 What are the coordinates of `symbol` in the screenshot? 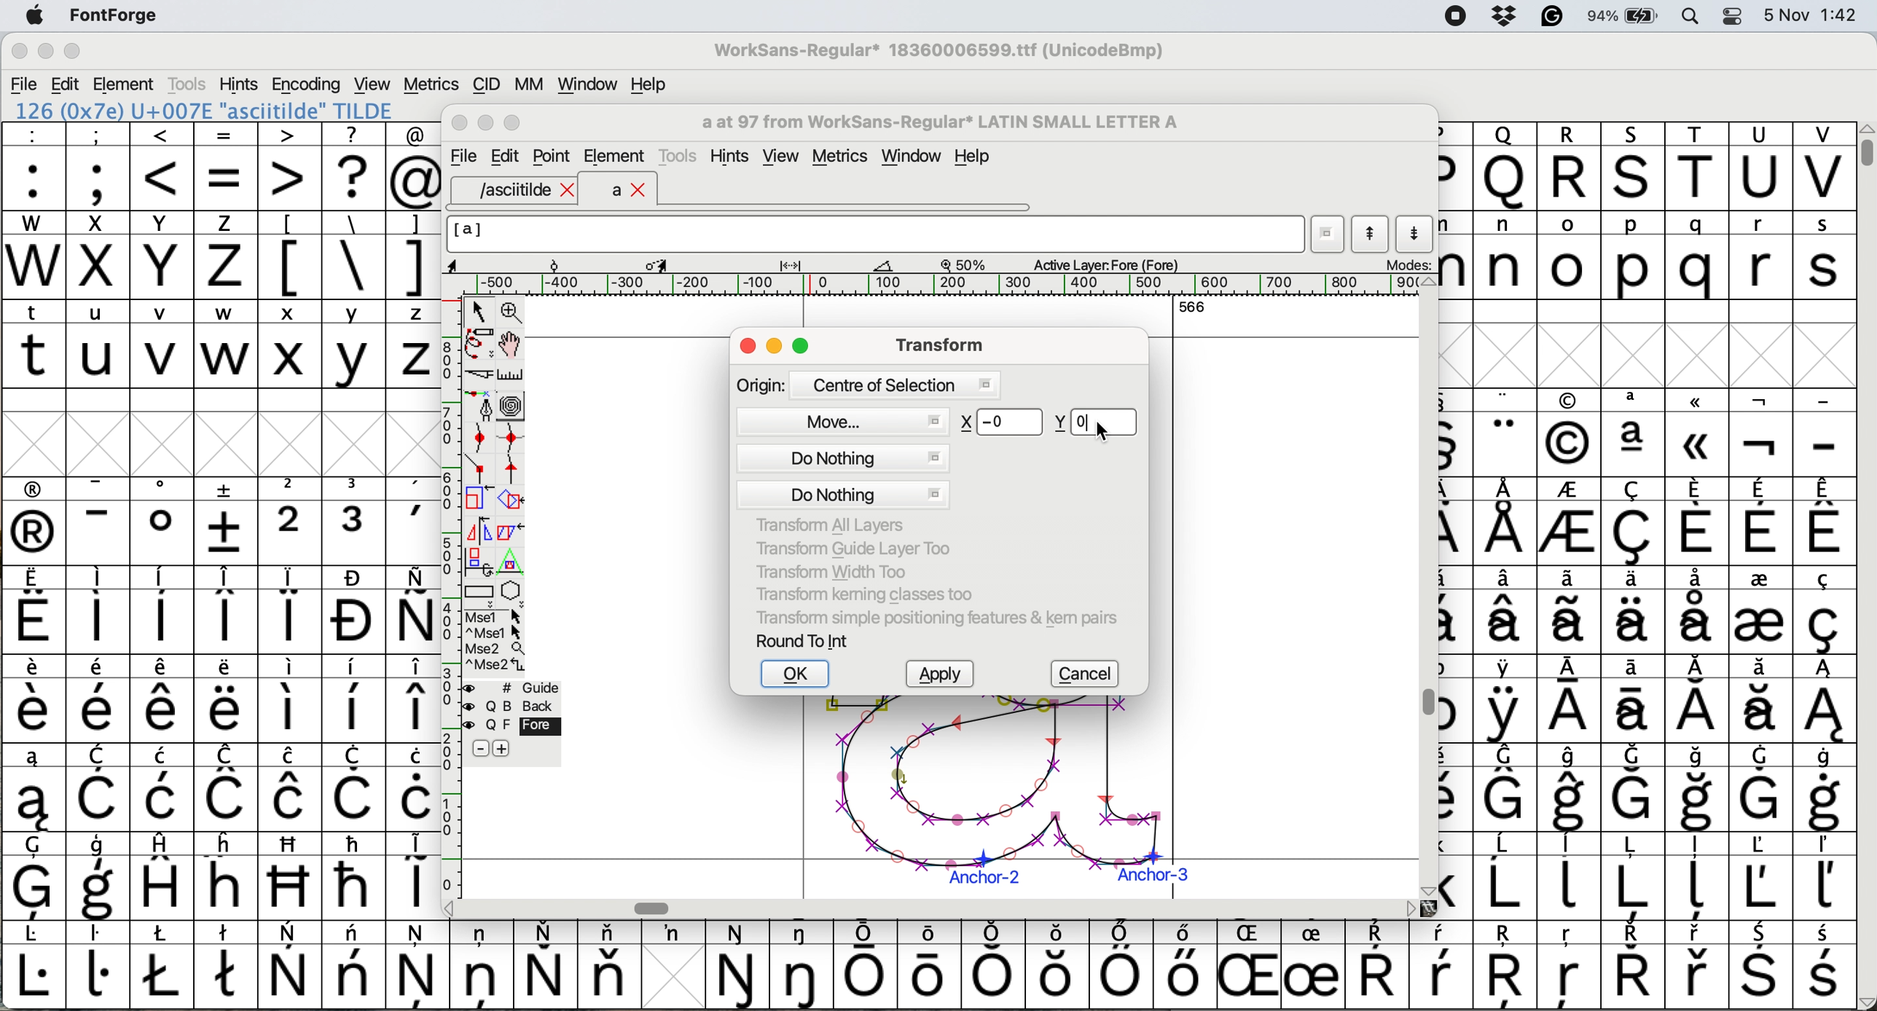 It's located at (1637, 609).